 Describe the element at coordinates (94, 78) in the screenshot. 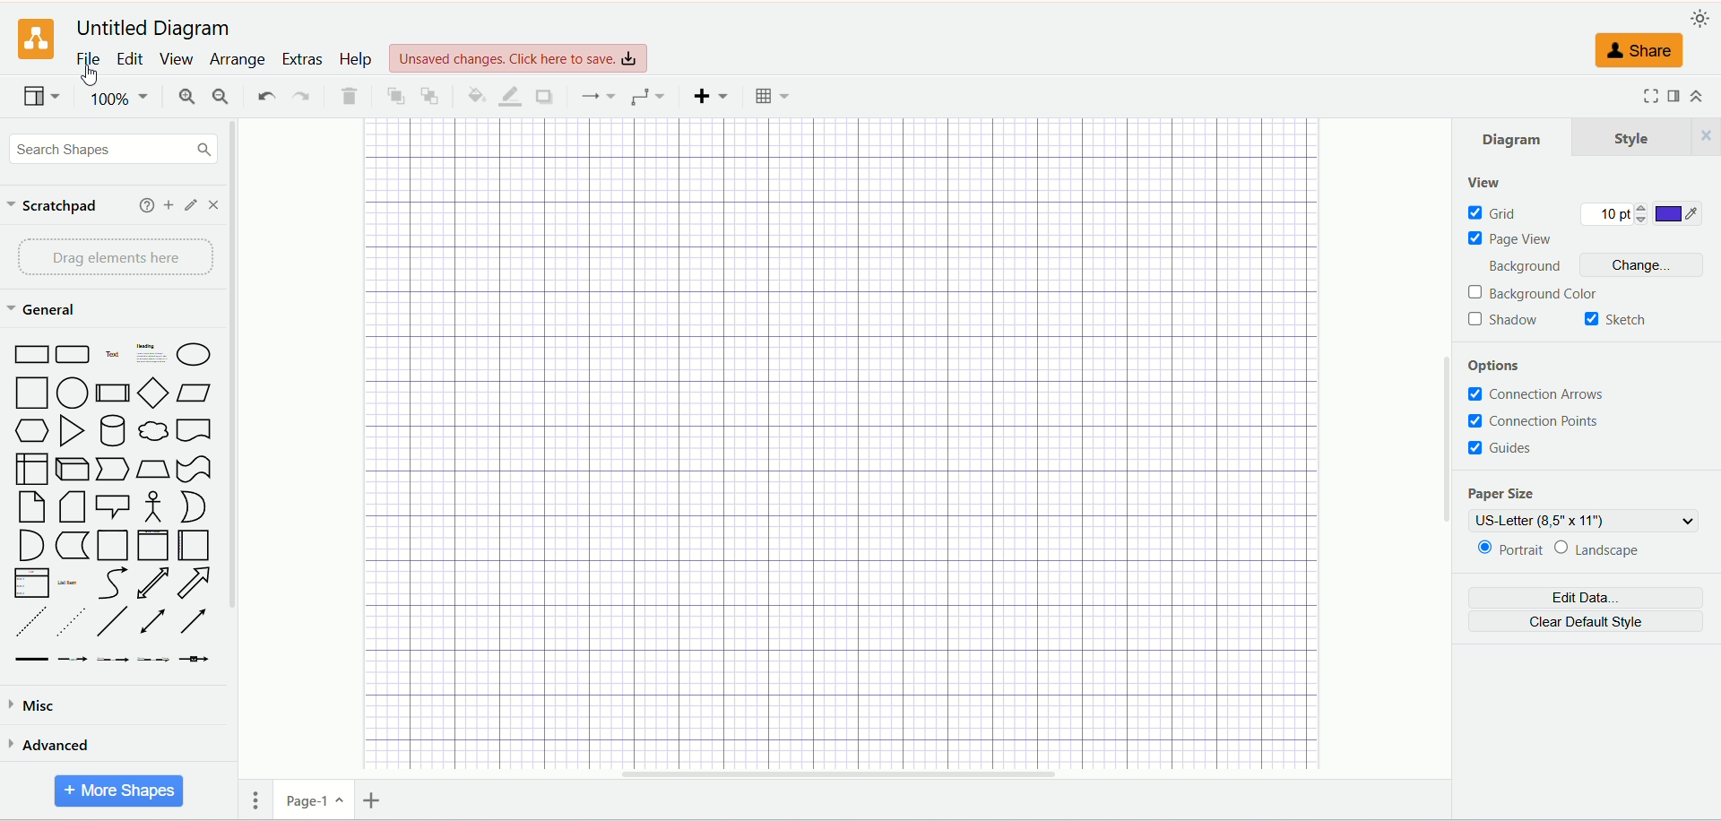

I see `cursor` at that location.